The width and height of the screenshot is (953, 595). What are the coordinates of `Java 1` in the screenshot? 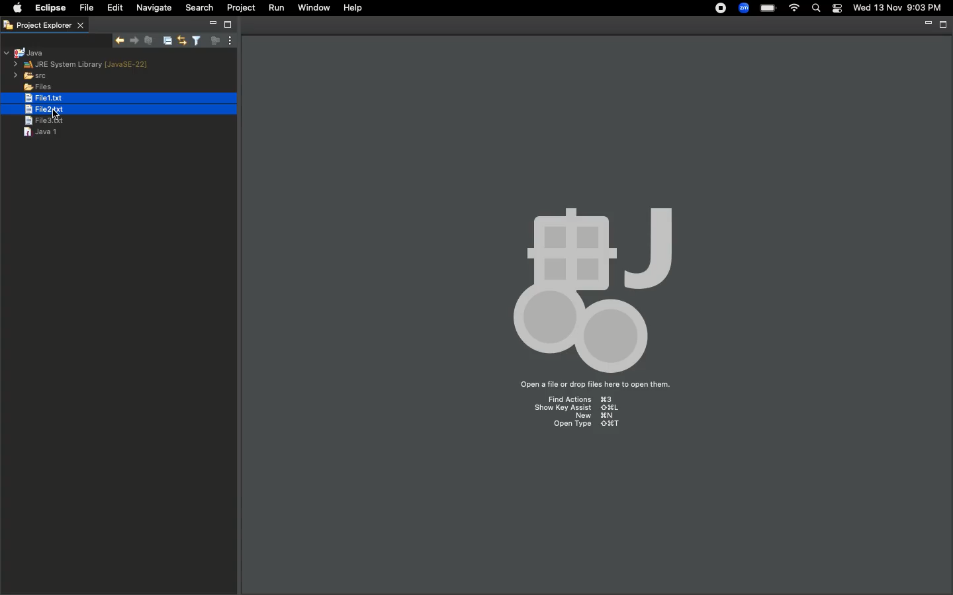 It's located at (40, 132).